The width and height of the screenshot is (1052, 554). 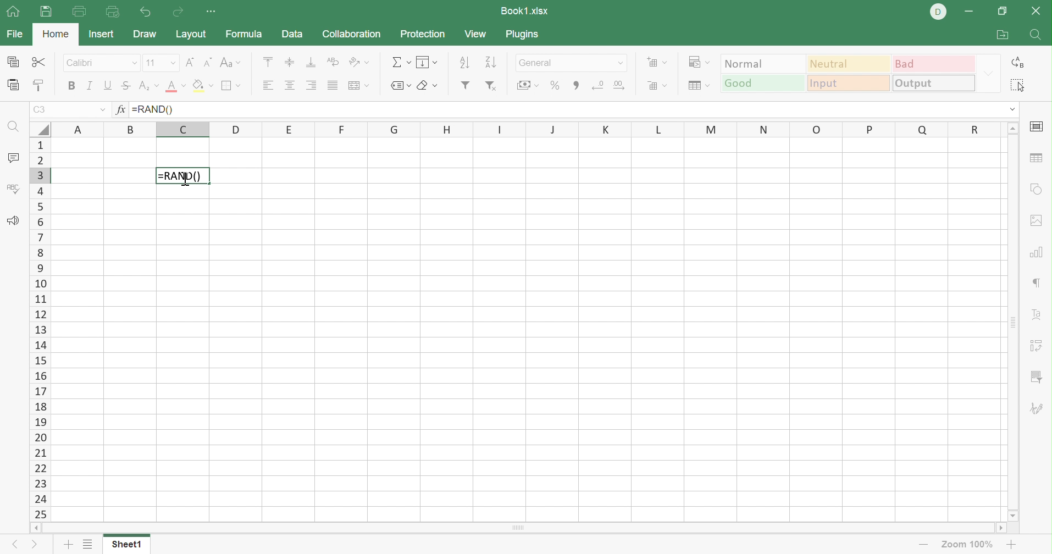 I want to click on Named ranges, so click(x=399, y=86).